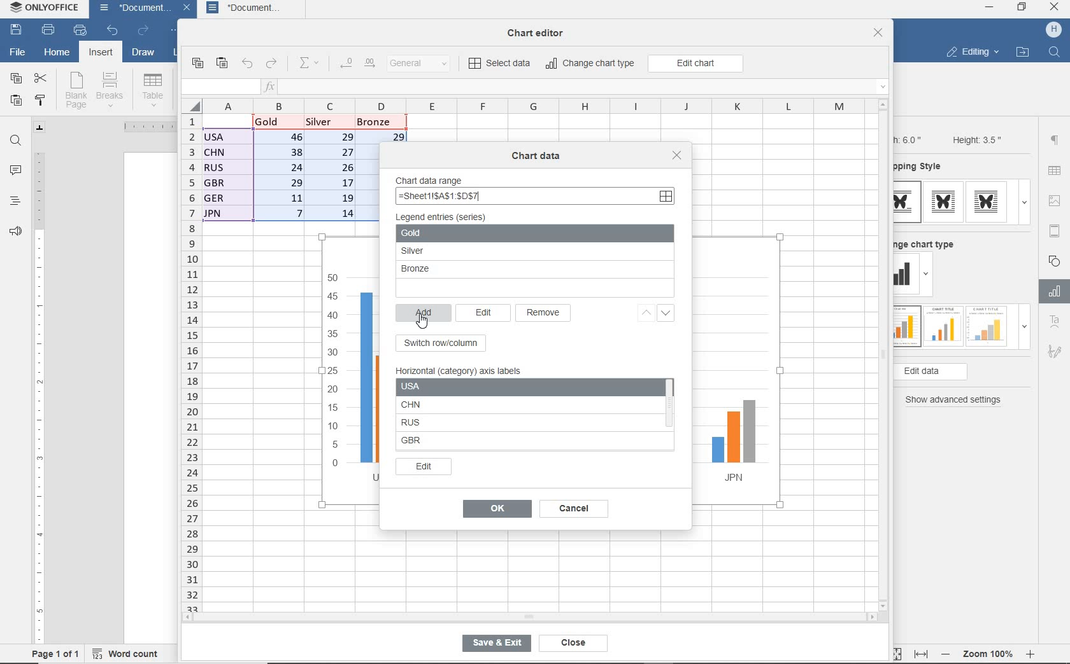  What do you see at coordinates (1022, 53) in the screenshot?
I see `open file location` at bounding box center [1022, 53].